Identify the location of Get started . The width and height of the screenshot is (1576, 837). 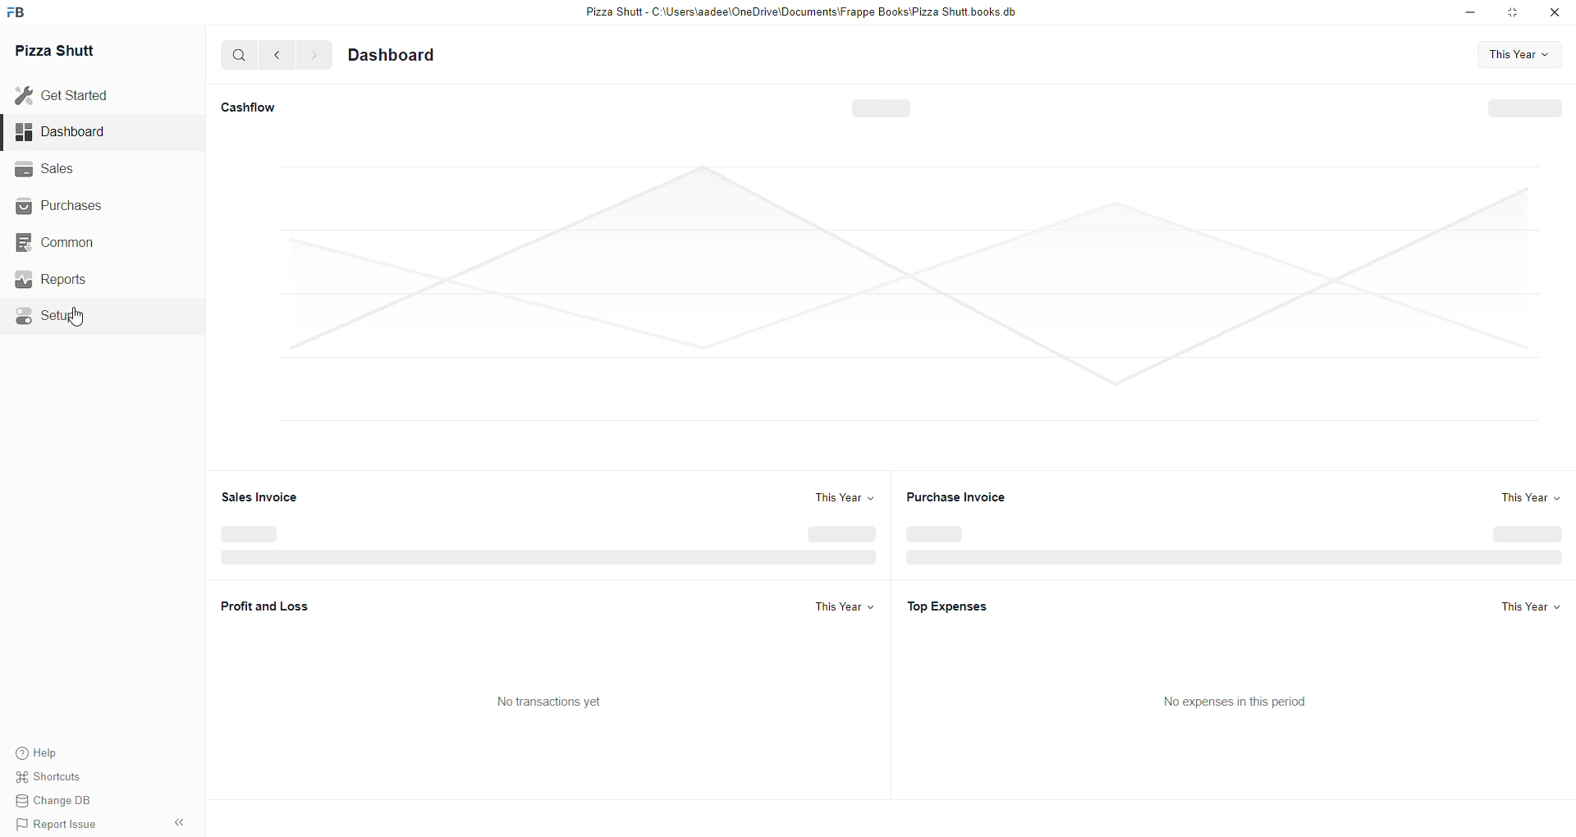
(71, 95).